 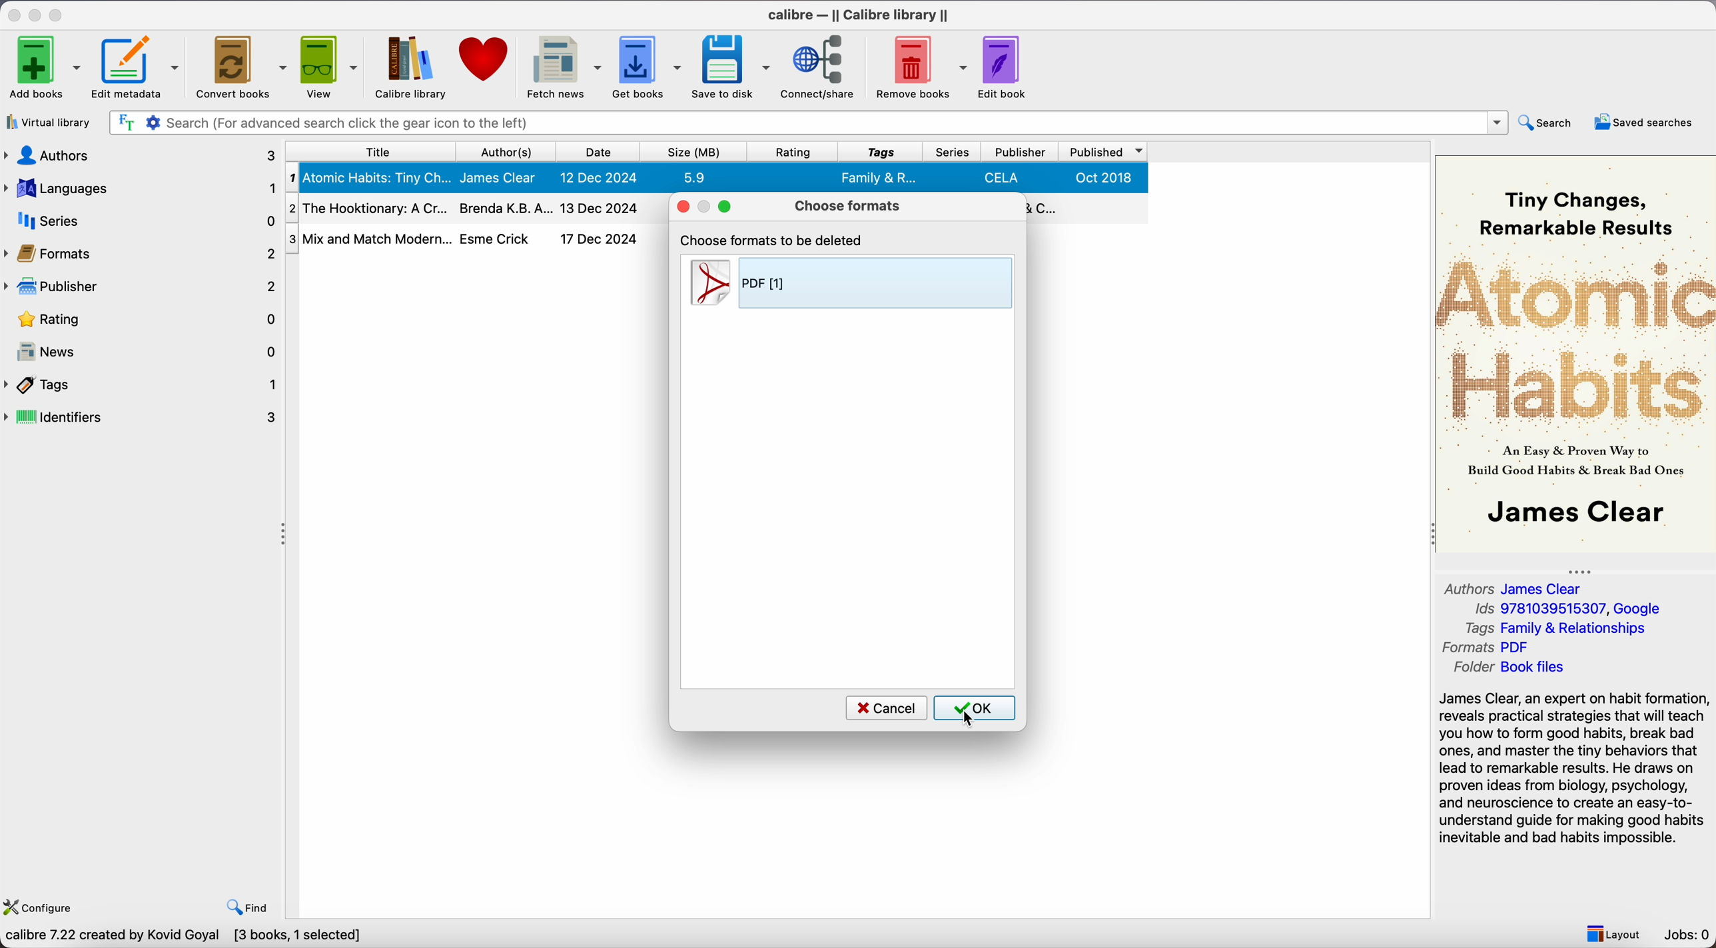 What do you see at coordinates (142, 417) in the screenshot?
I see `identifiers` at bounding box center [142, 417].